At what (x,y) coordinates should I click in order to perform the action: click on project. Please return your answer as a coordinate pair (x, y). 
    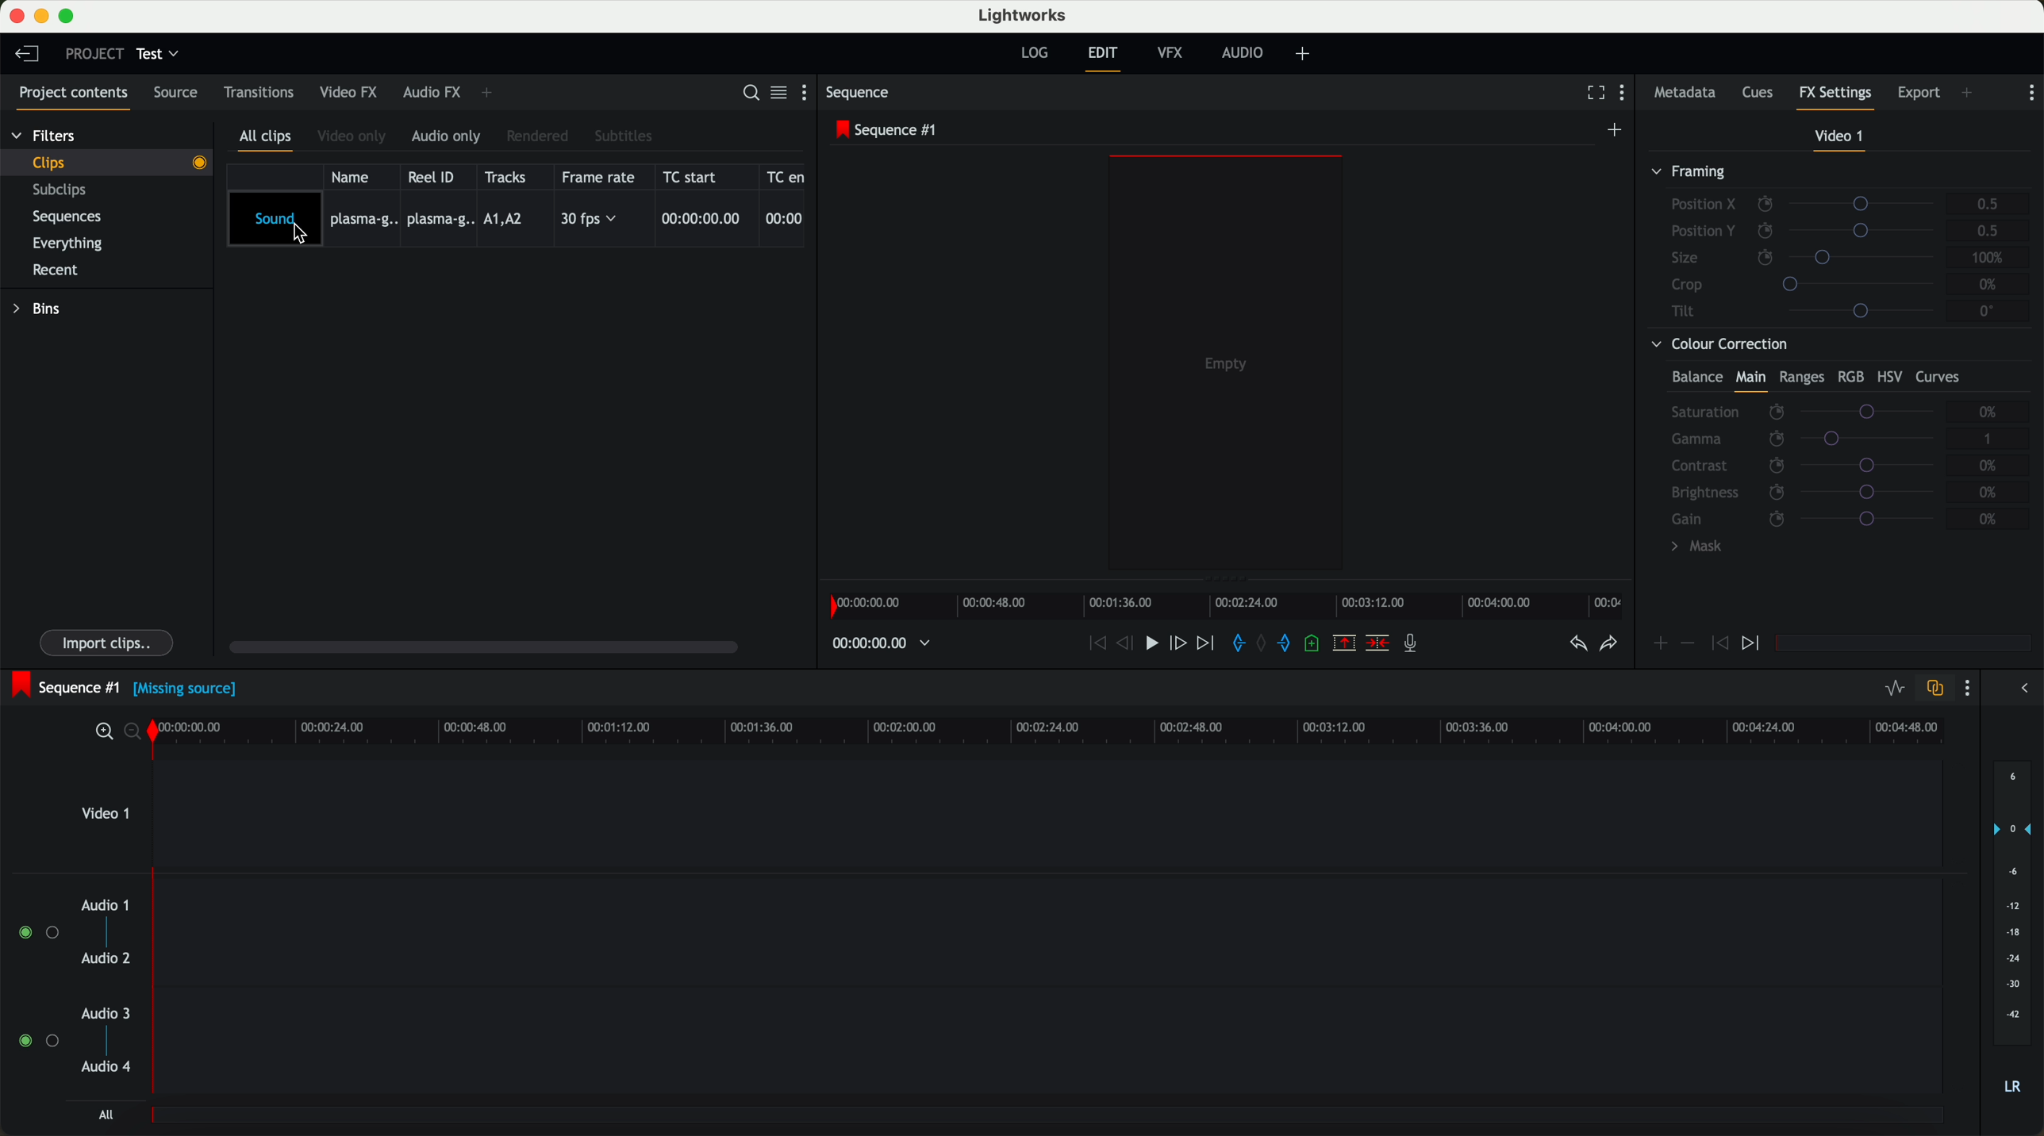
    Looking at the image, I should click on (91, 53).